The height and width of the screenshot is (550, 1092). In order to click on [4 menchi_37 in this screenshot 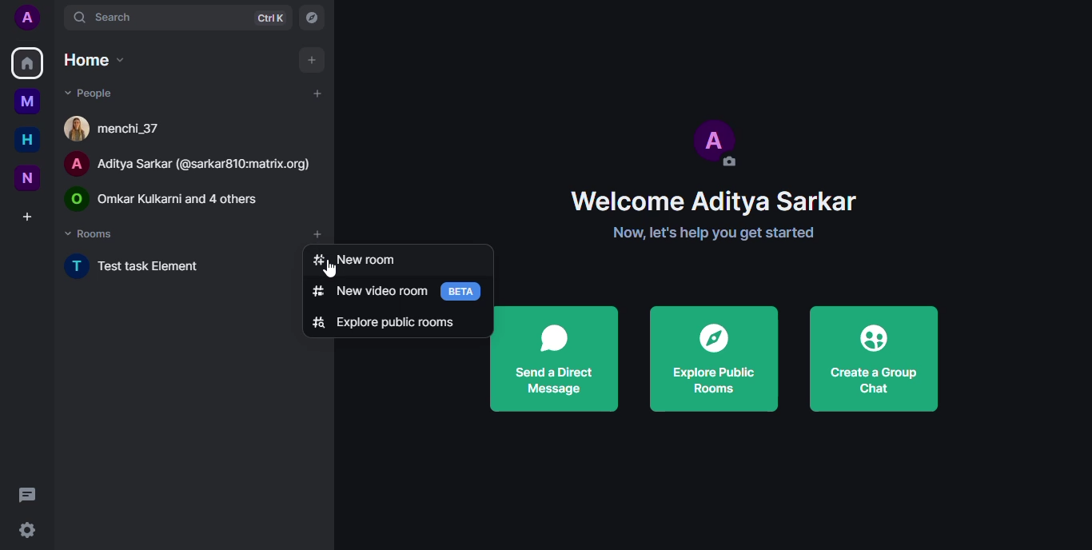, I will do `click(118, 127)`.